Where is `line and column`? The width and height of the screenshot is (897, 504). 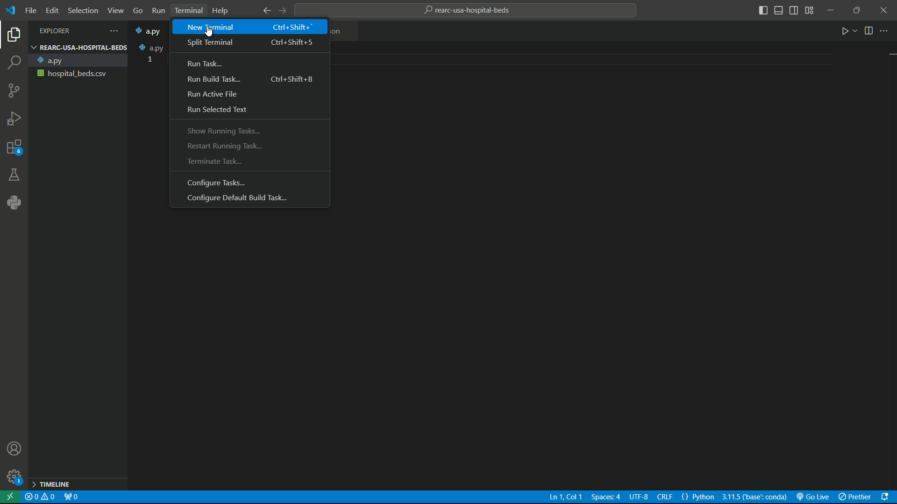
line and column is located at coordinates (562, 498).